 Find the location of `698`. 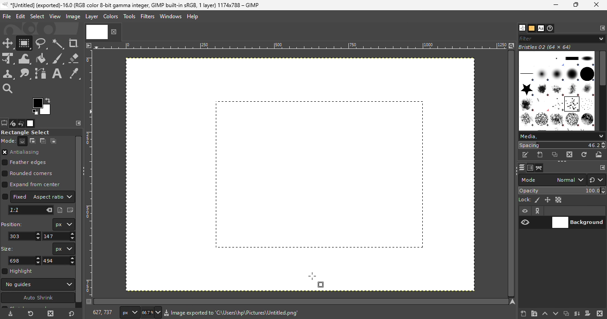

698 is located at coordinates (25, 261).